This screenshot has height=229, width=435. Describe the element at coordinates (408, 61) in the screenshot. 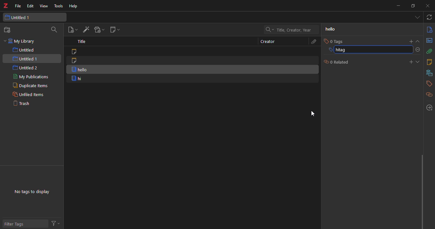

I see `add` at that location.